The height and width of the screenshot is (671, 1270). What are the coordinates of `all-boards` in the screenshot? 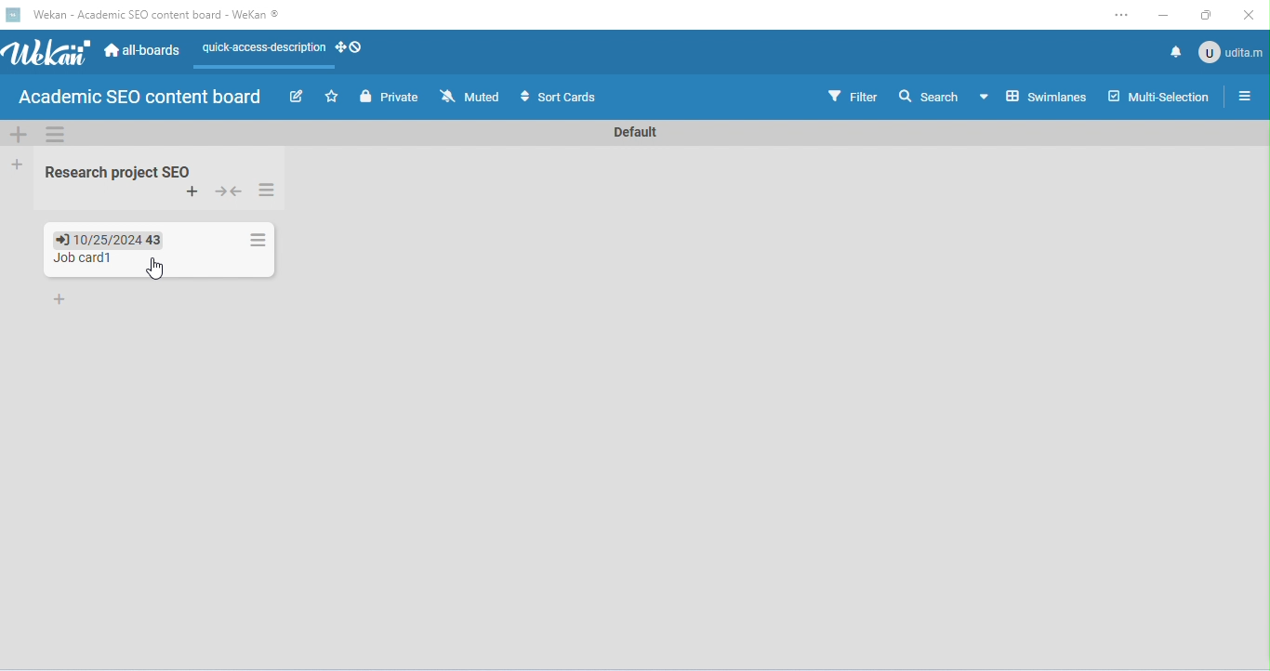 It's located at (142, 48).